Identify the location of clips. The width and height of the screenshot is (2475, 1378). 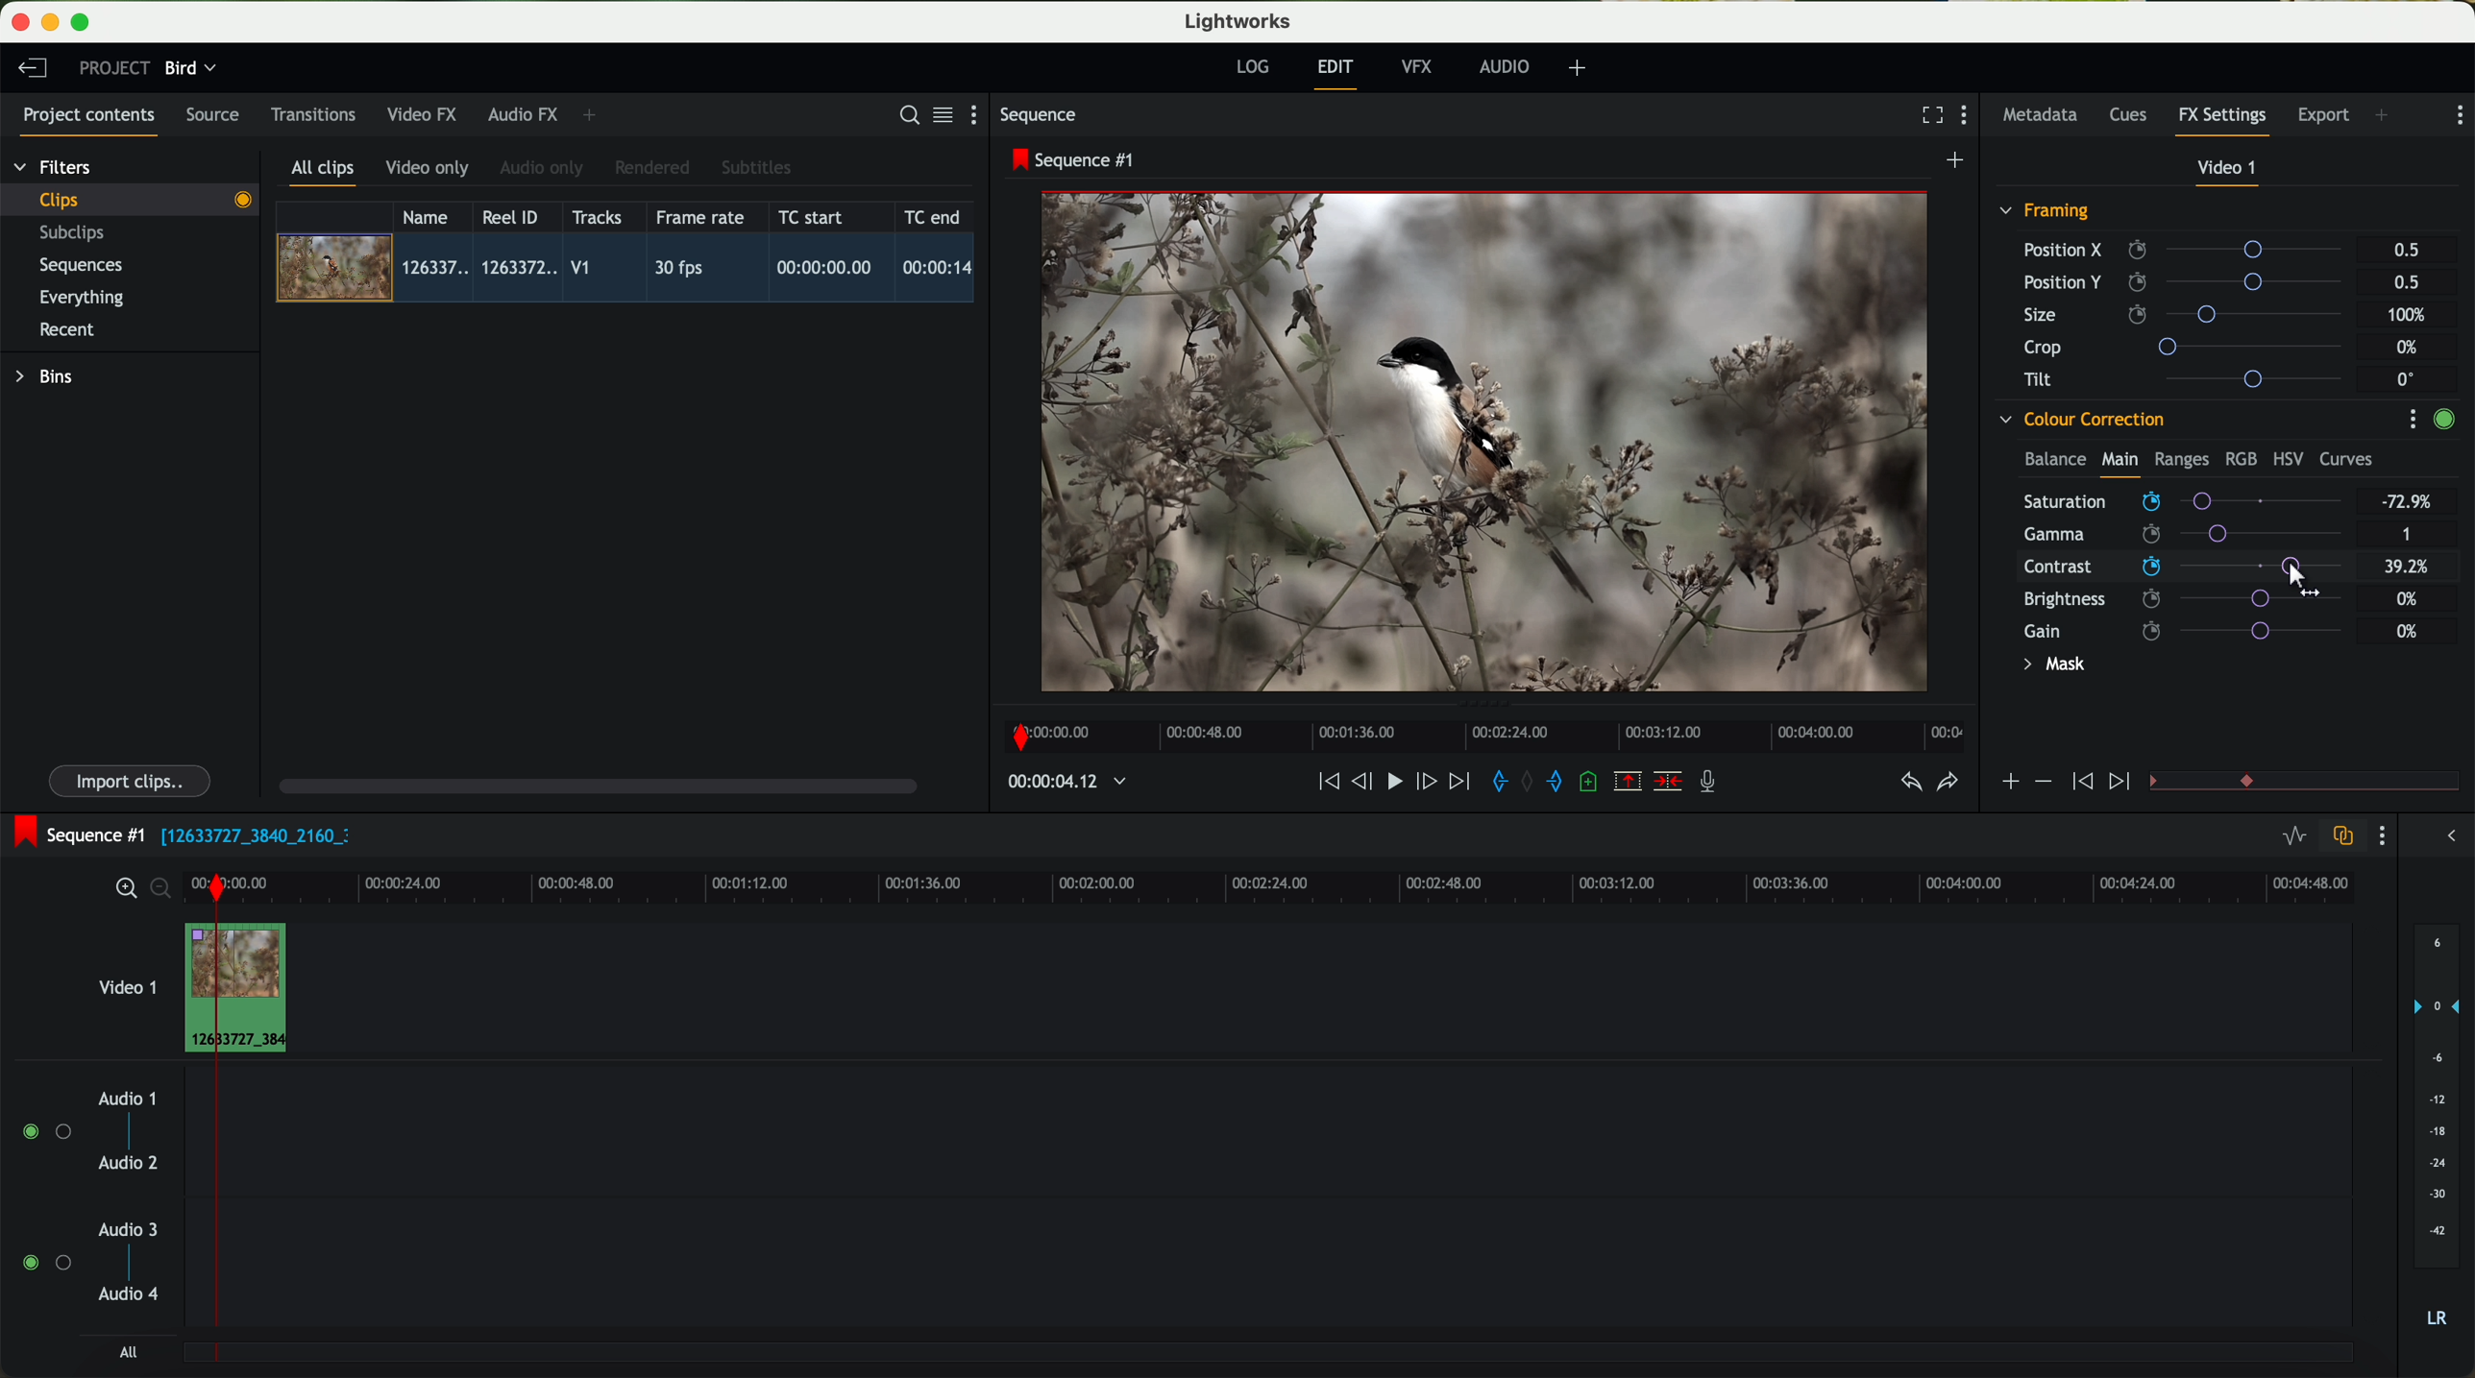
(131, 199).